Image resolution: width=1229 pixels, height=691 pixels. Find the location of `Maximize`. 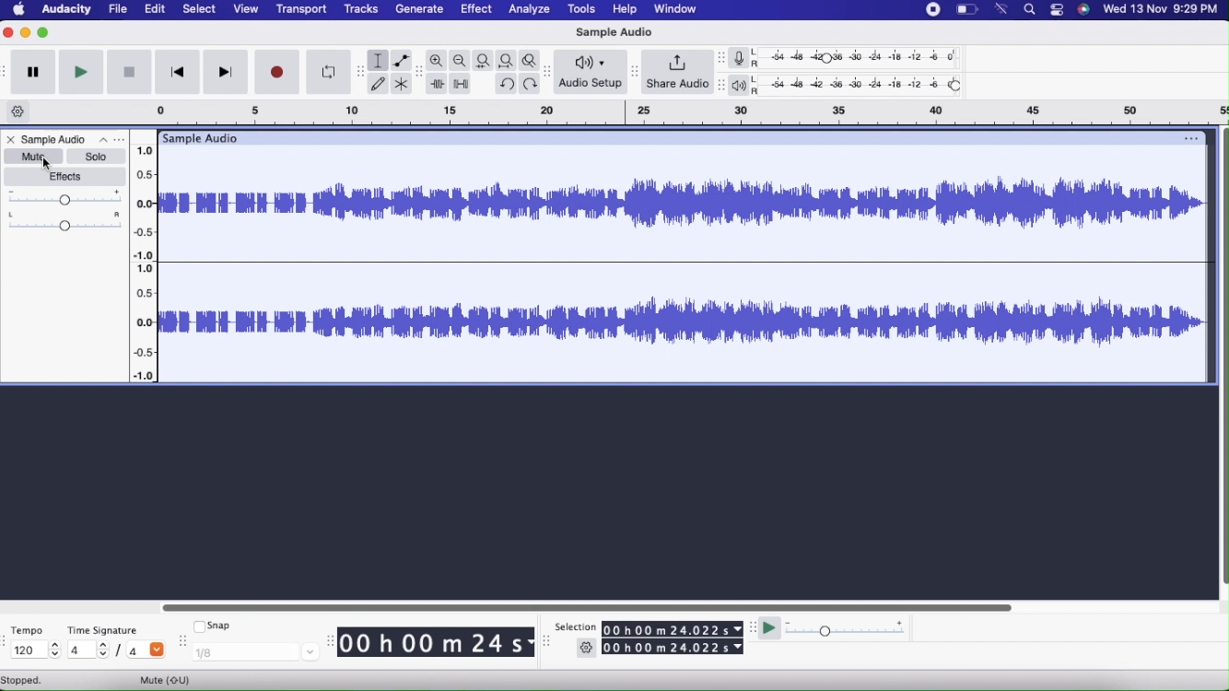

Maximize is located at coordinates (25, 33).